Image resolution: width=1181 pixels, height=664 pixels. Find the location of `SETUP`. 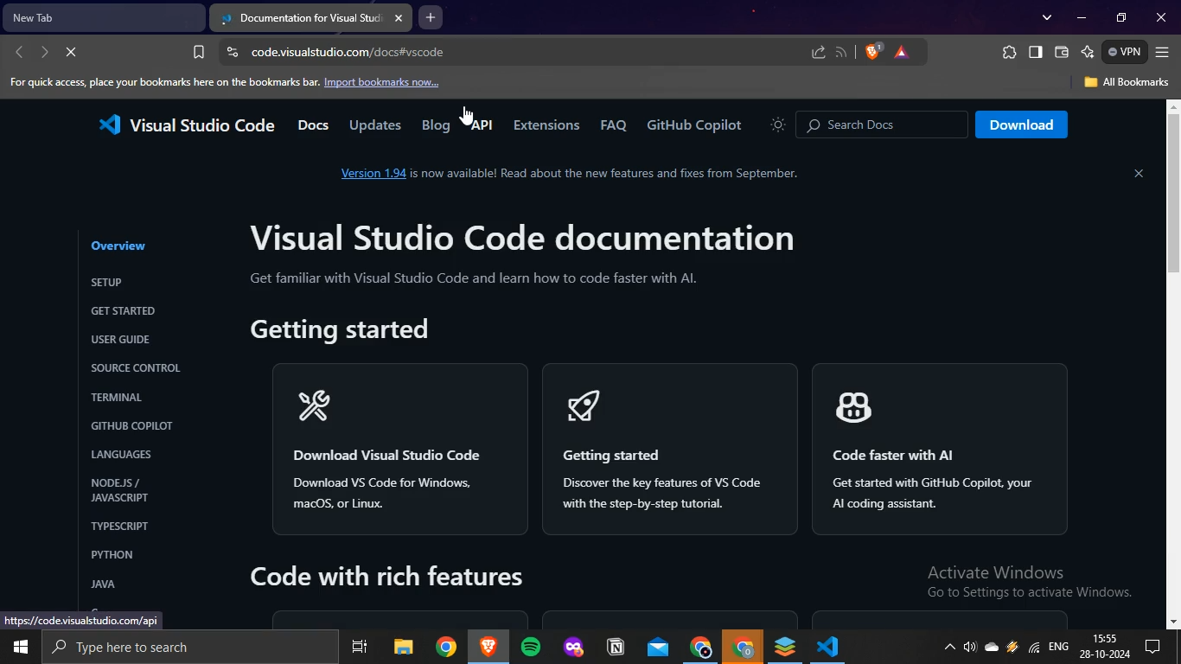

SETUP is located at coordinates (113, 279).